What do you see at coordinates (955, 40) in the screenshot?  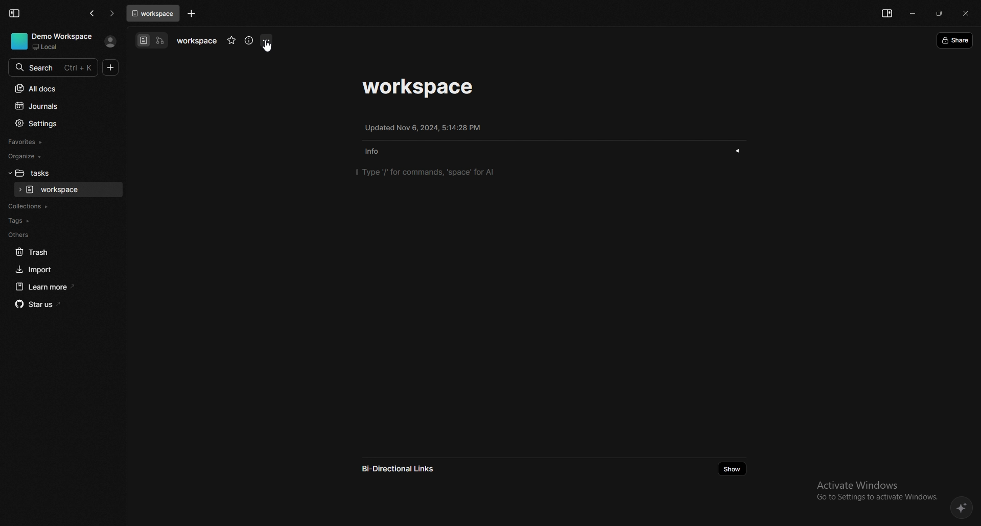 I see `share` at bounding box center [955, 40].